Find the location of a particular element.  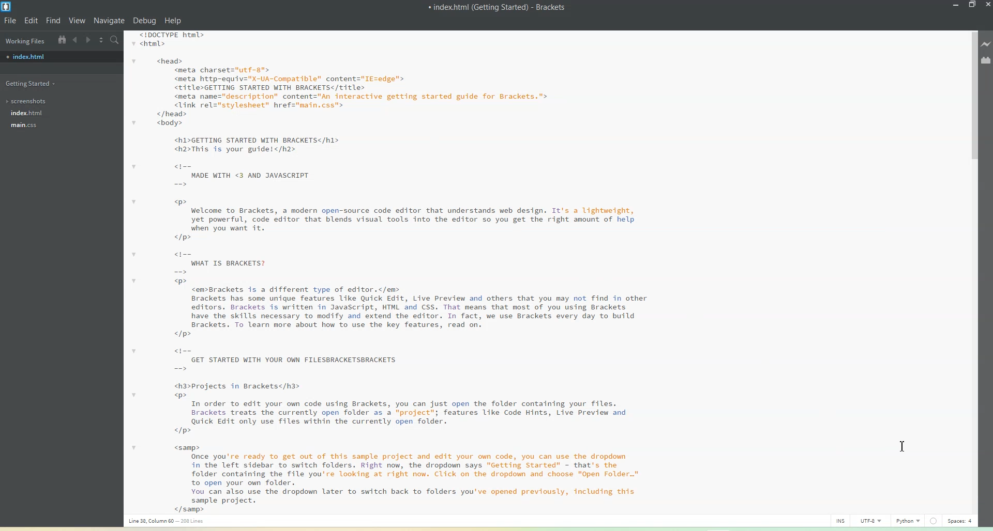

Text is located at coordinates (498, 7).